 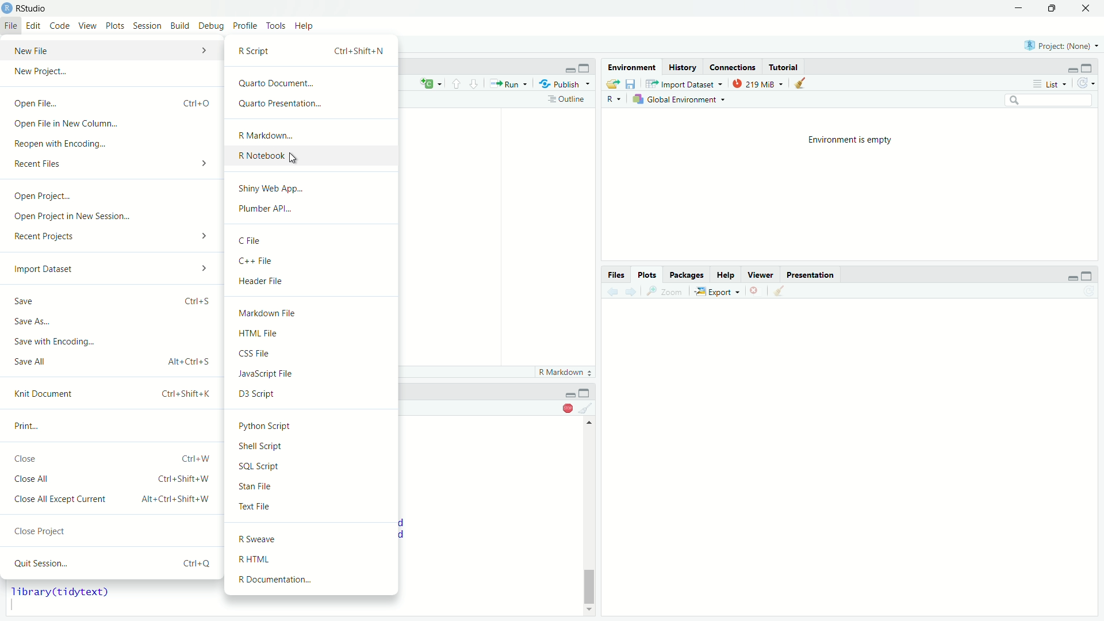 I want to click on minimize pane, so click(x=569, y=67).